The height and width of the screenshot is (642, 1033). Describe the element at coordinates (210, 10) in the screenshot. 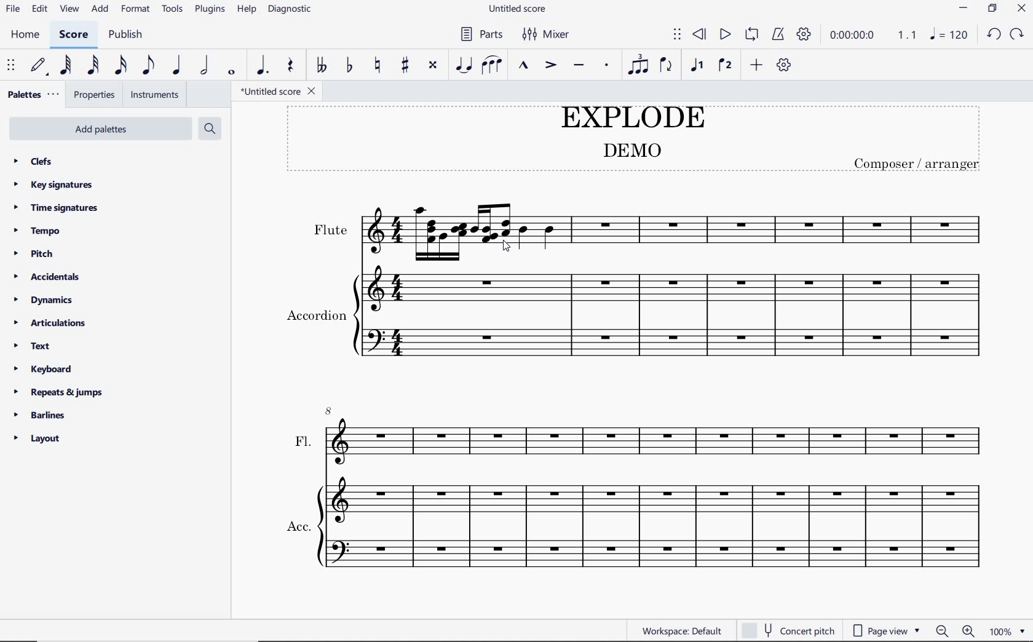

I see `plugins` at that location.